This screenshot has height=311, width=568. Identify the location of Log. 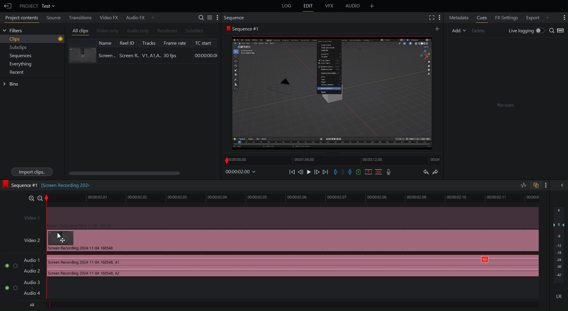
(285, 7).